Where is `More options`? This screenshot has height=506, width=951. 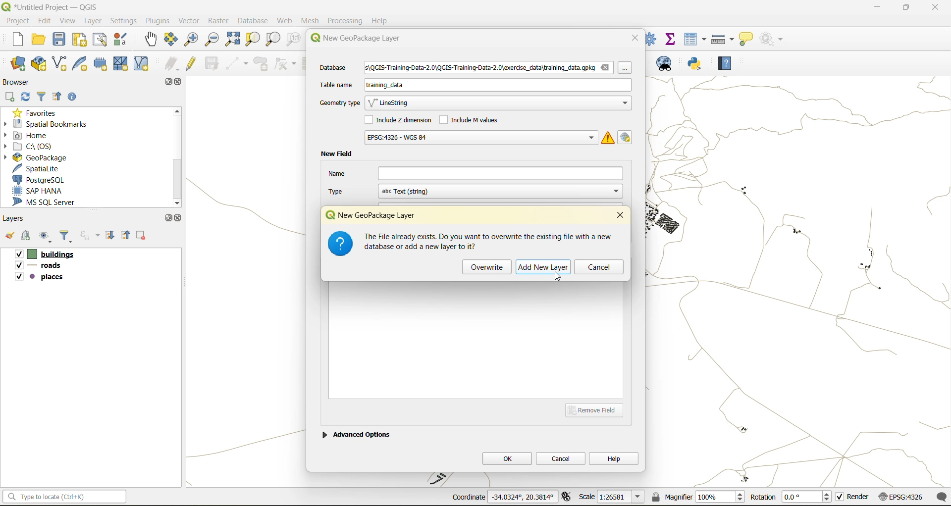 More options is located at coordinates (628, 70).